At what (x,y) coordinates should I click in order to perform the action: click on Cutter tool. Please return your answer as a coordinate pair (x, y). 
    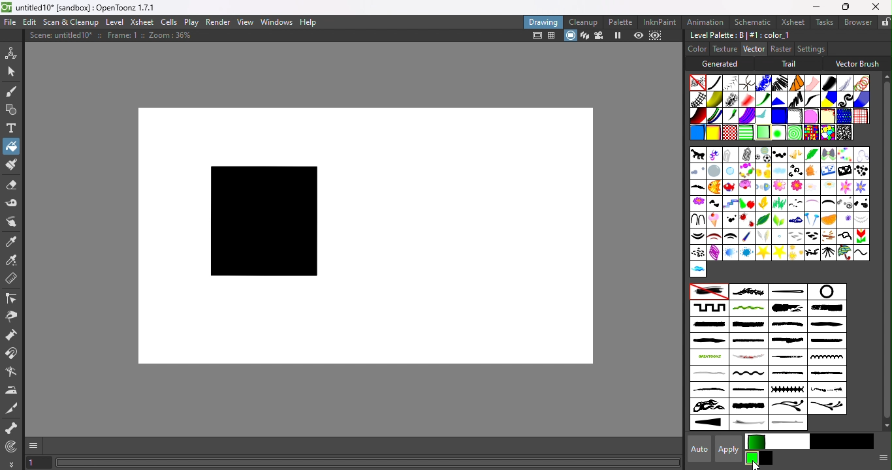
    Looking at the image, I should click on (14, 409).